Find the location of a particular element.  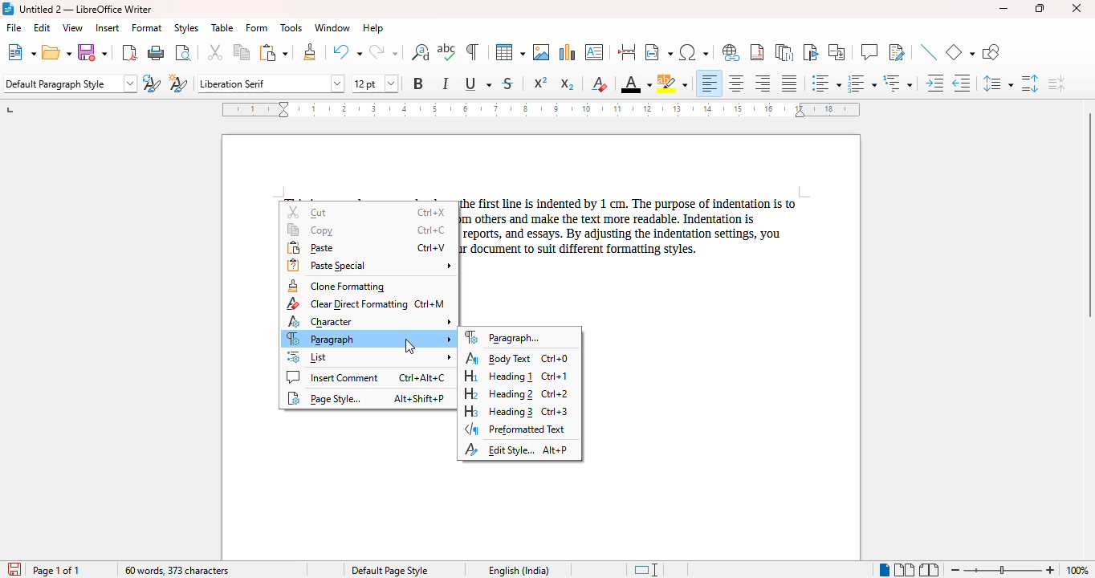

styles is located at coordinates (185, 27).